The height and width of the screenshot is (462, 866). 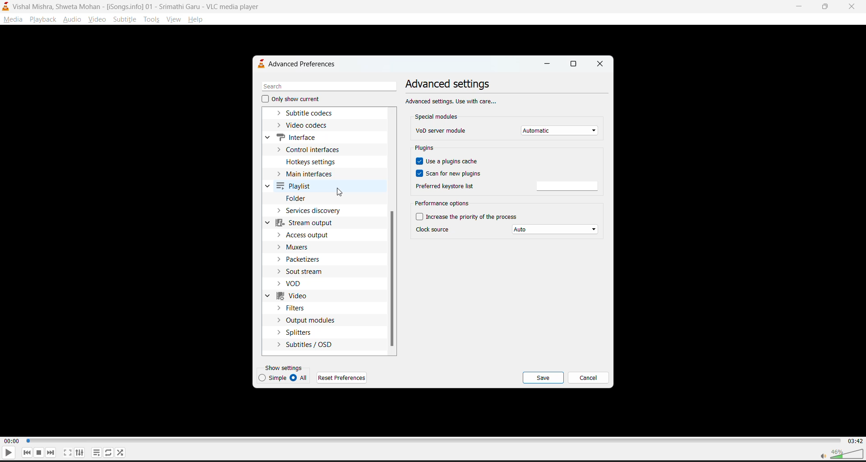 I want to click on playlist, so click(x=294, y=185).